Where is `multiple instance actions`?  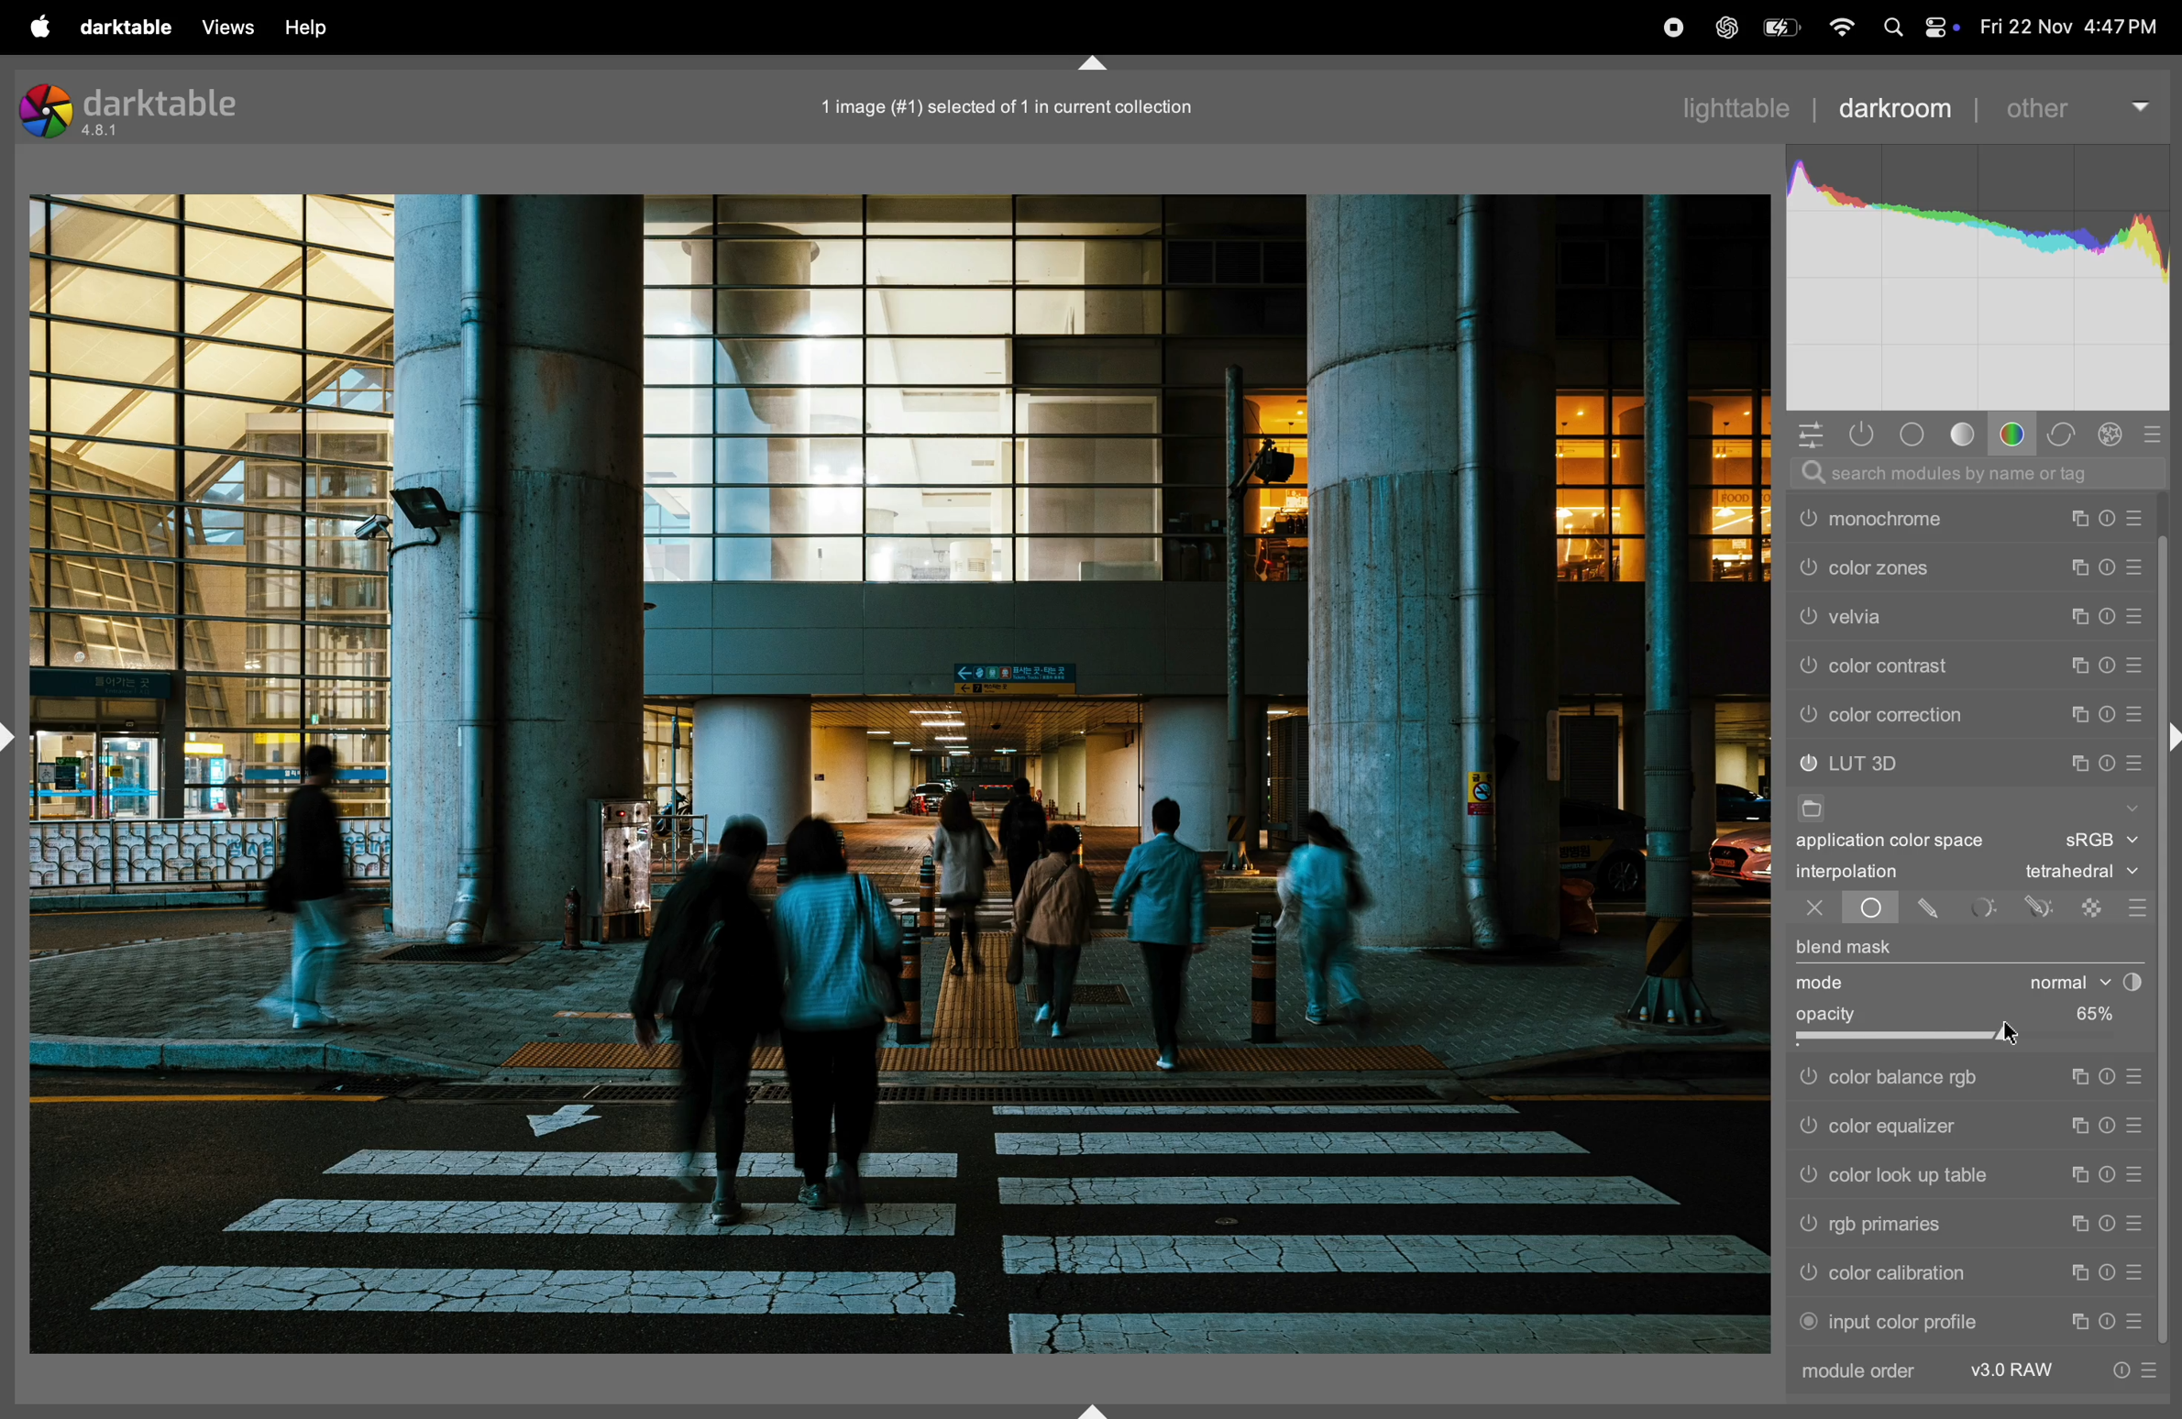
multiple instance actions is located at coordinates (2077, 1274).